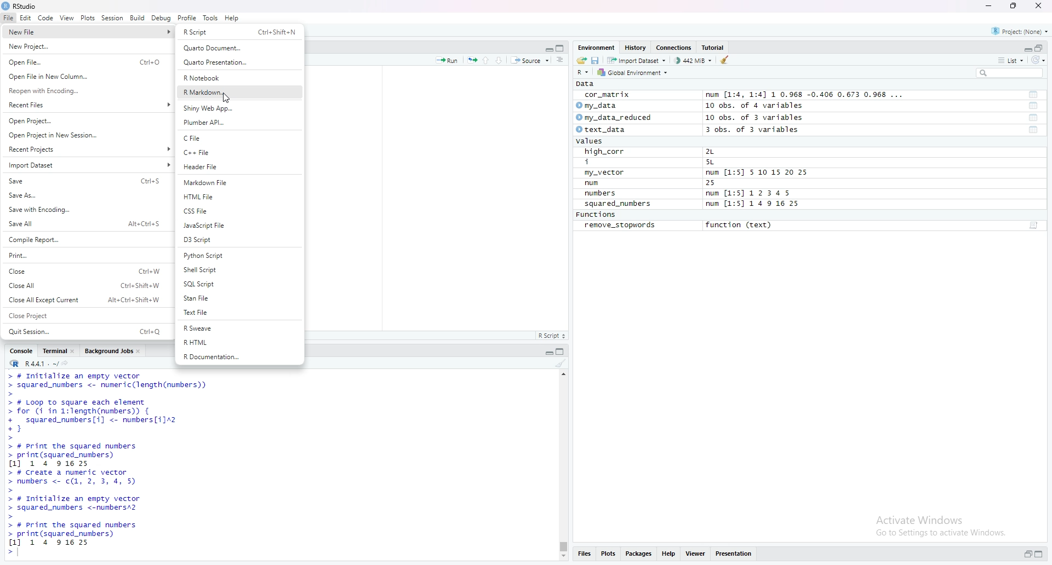  What do you see at coordinates (594, 183) in the screenshot?
I see `num` at bounding box center [594, 183].